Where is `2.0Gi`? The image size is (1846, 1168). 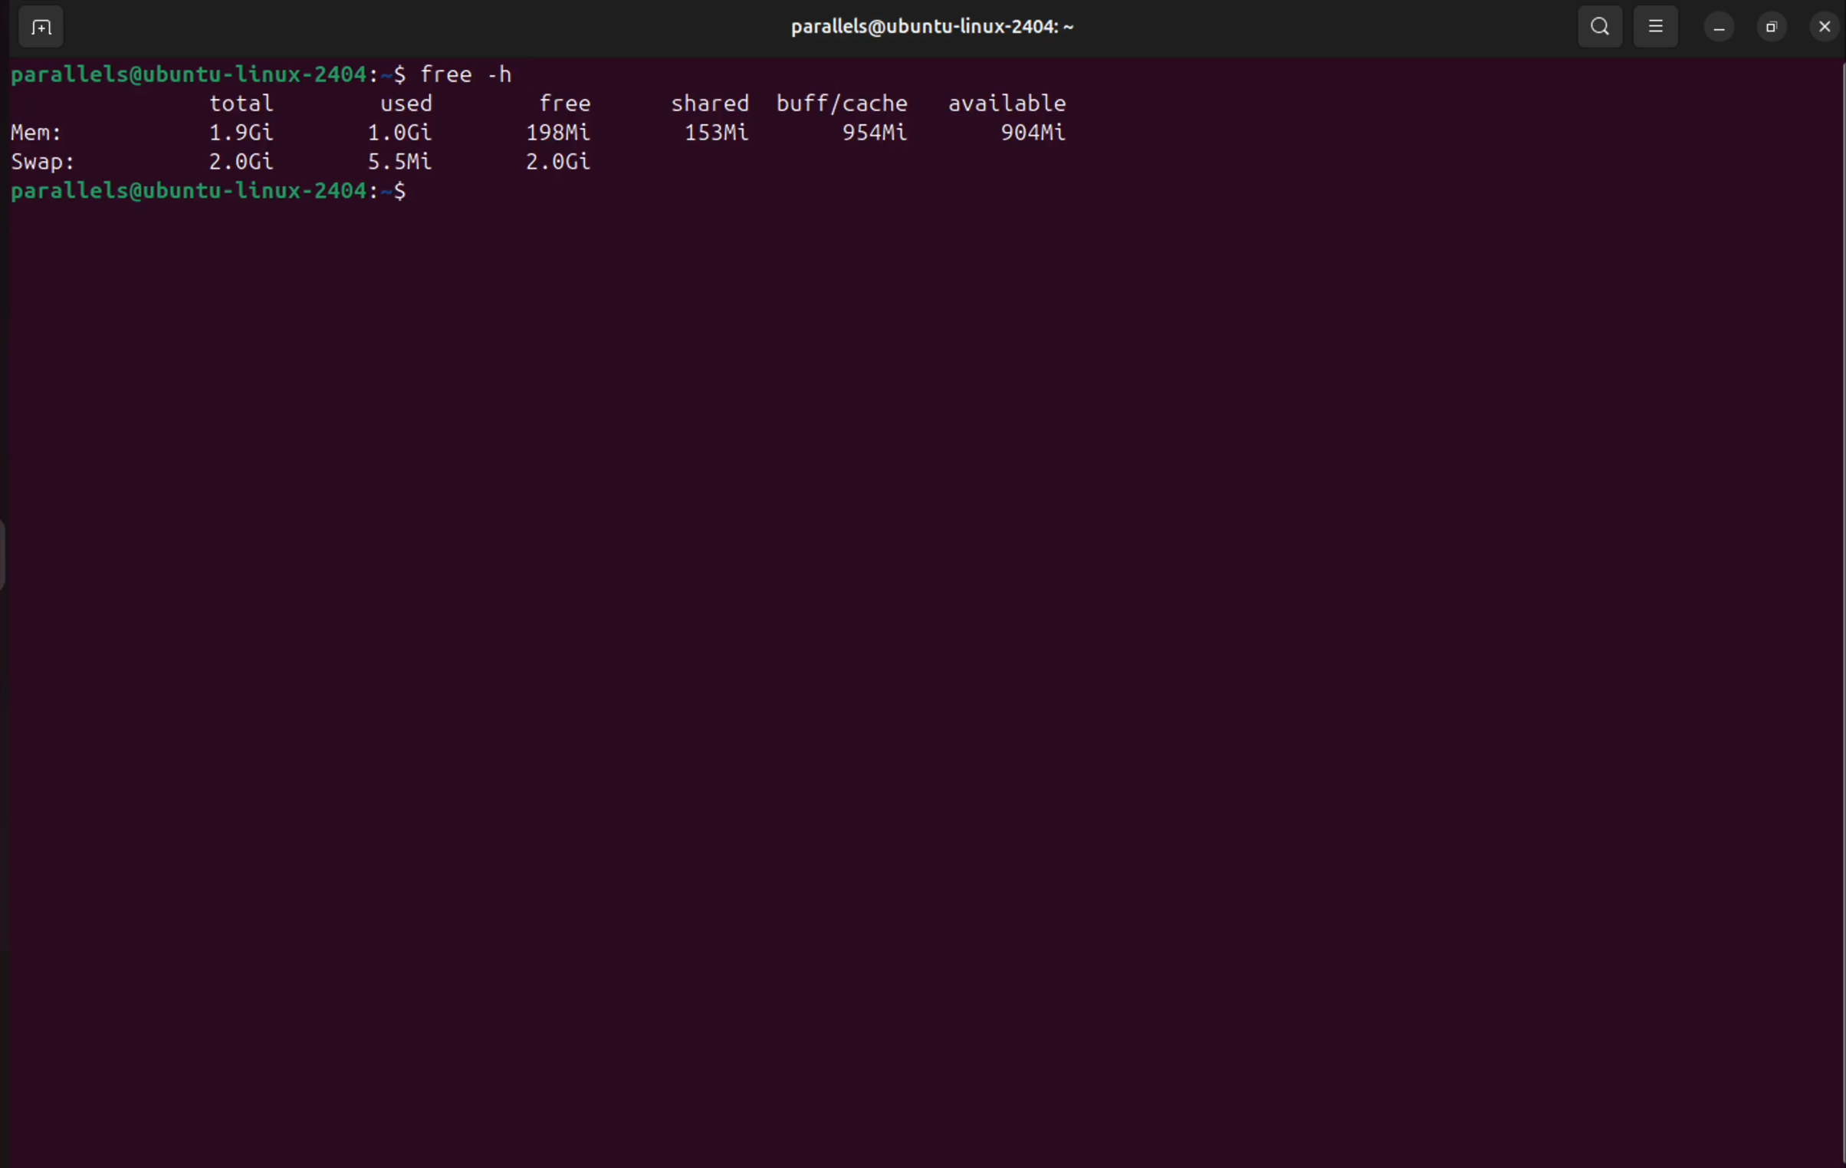 2.0Gi is located at coordinates (239, 163).